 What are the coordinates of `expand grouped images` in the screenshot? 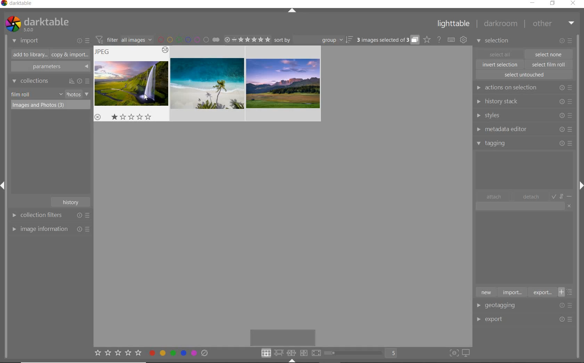 It's located at (387, 40).